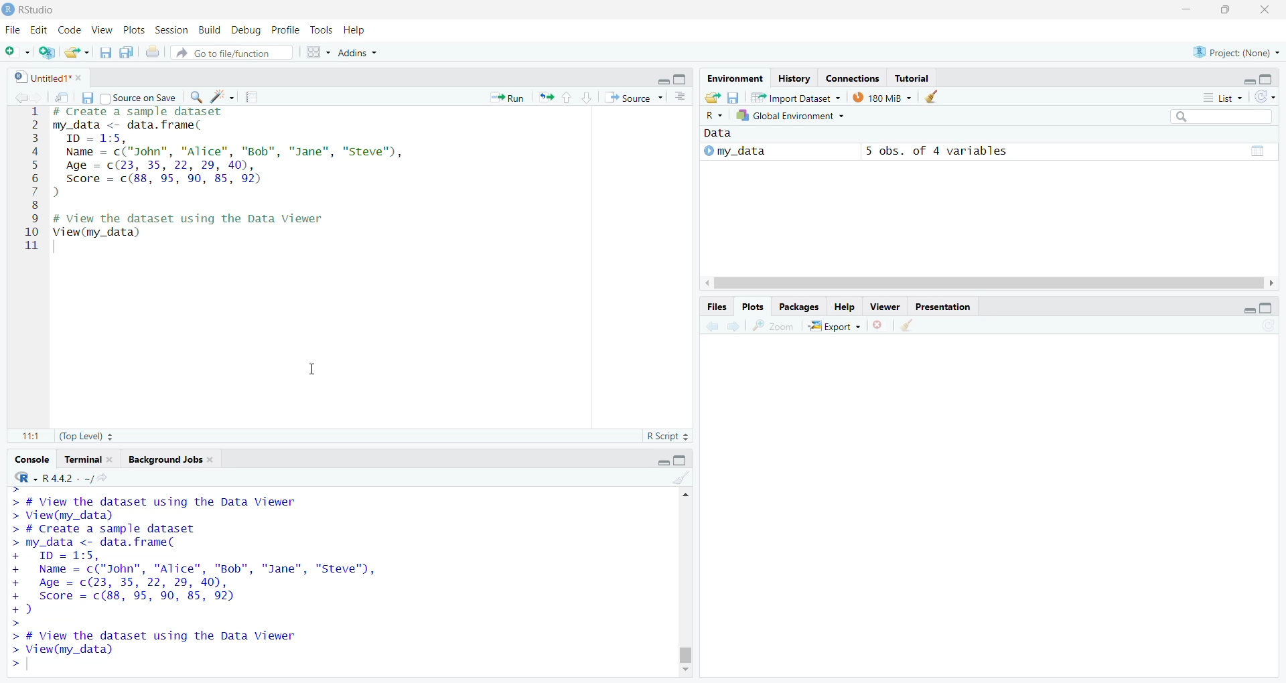 Image resolution: width=1286 pixels, height=683 pixels. What do you see at coordinates (545, 98) in the screenshot?
I see `resize` at bounding box center [545, 98].